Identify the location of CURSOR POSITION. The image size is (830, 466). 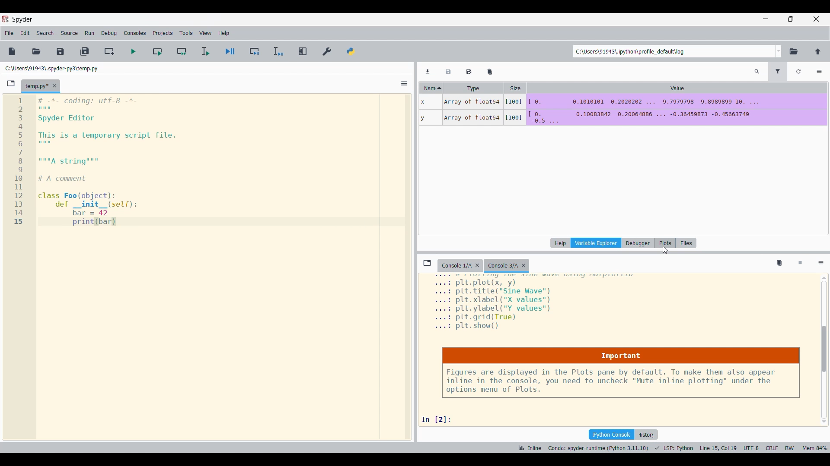
(718, 448).